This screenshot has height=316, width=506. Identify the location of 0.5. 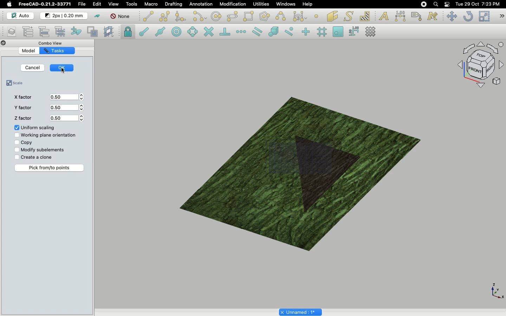
(68, 118).